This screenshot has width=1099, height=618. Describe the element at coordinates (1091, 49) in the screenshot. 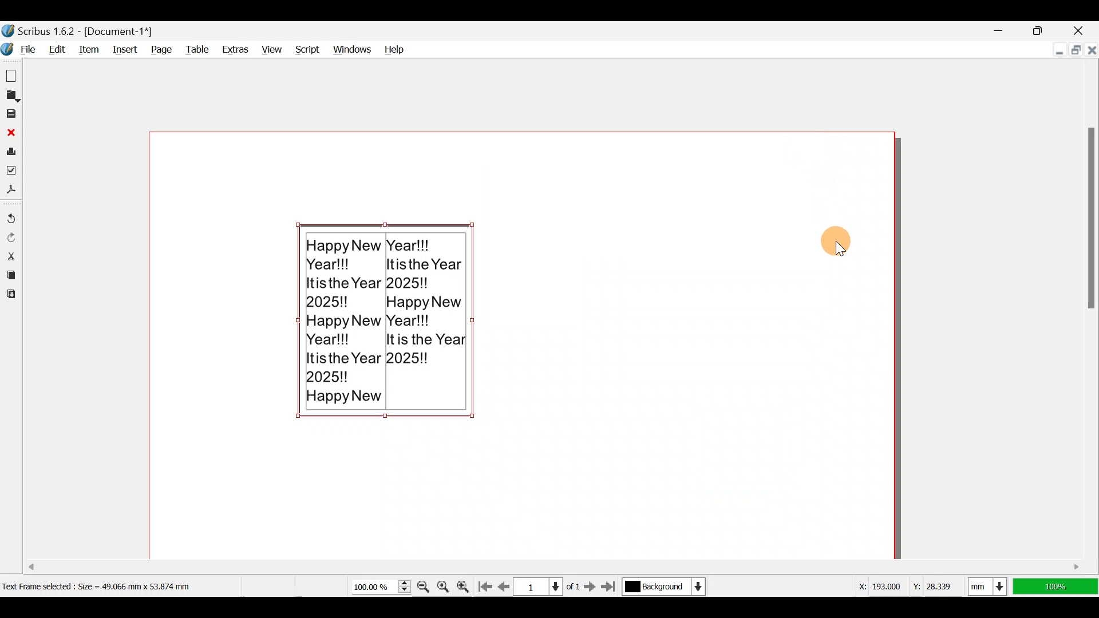

I see `Close` at that location.